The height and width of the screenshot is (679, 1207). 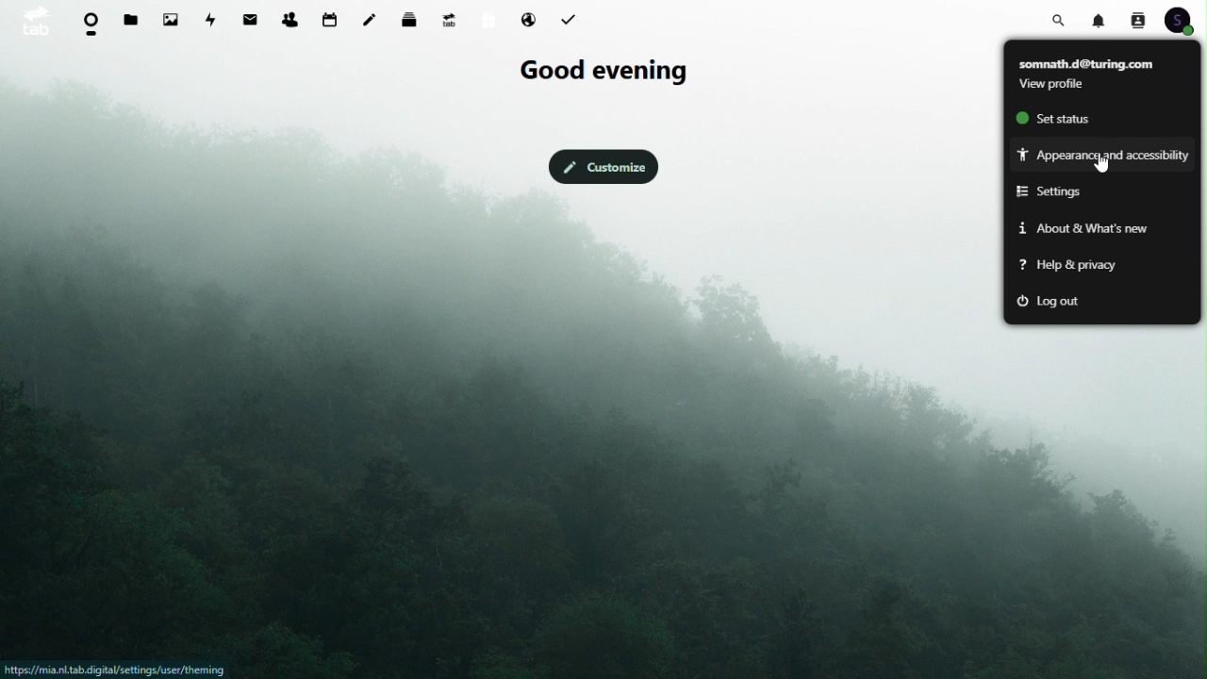 I want to click on Appearance and visibility, so click(x=1102, y=153).